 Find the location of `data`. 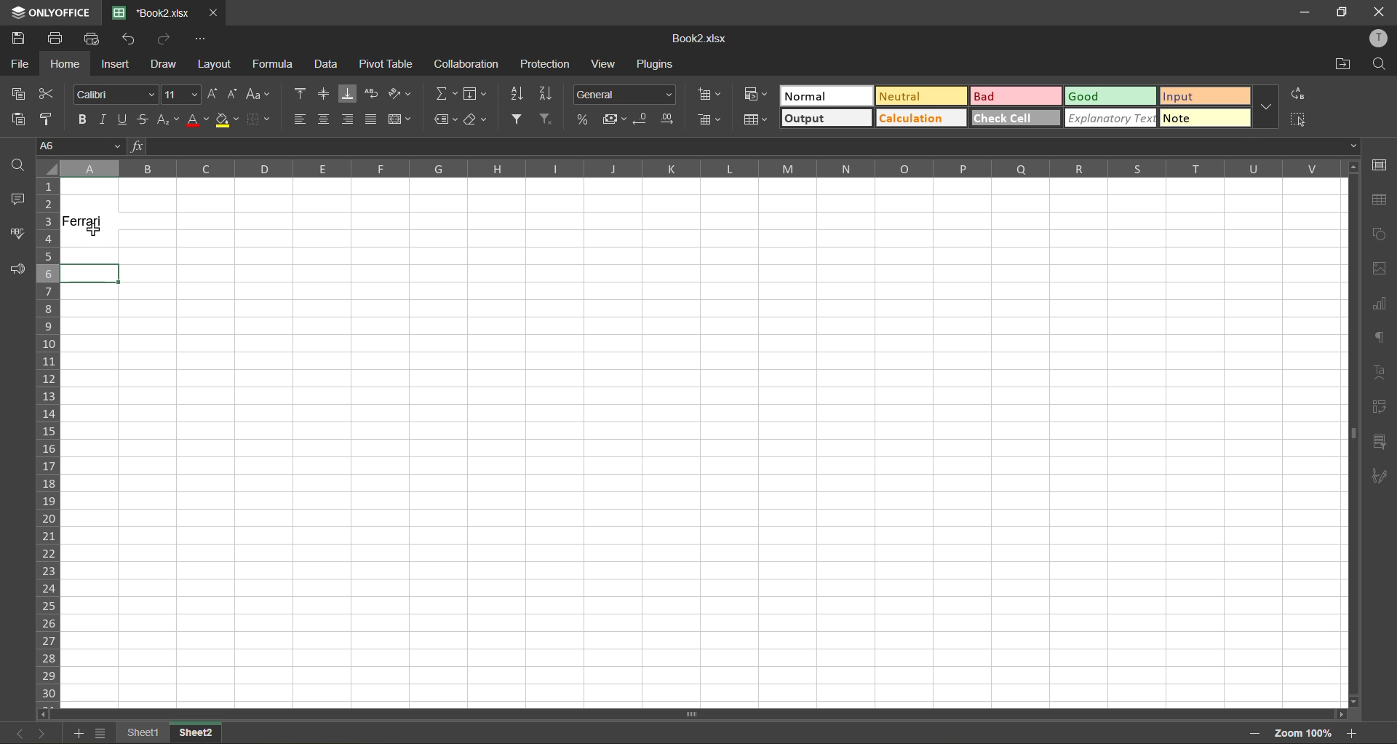

data is located at coordinates (329, 64).